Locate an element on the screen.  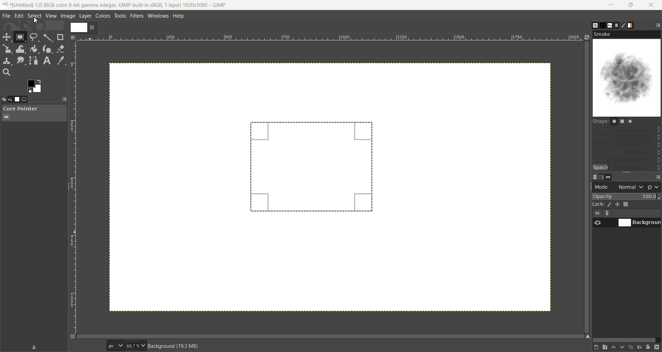
opacity is located at coordinates (626, 196).